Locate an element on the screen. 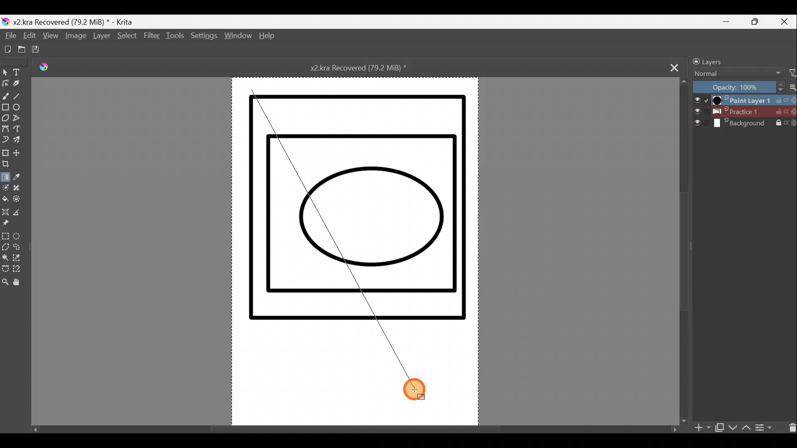 This screenshot has width=797, height=448. Filter is located at coordinates (152, 40).